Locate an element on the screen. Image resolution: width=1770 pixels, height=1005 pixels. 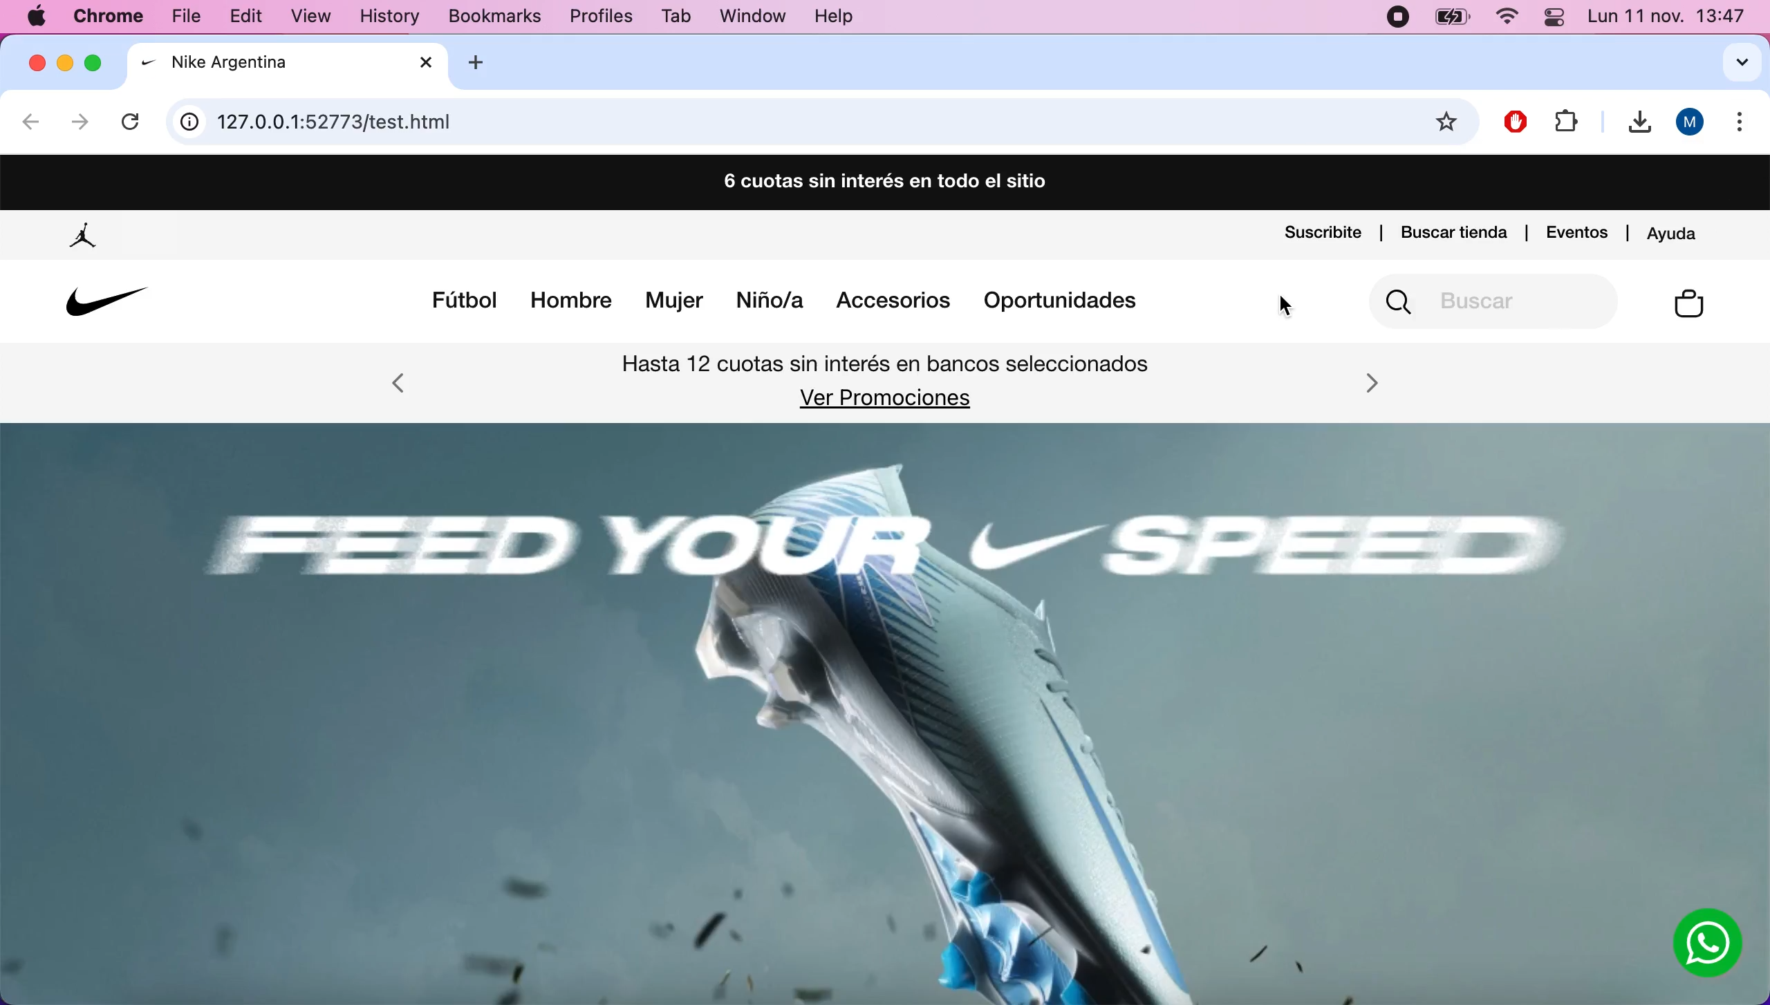
go one page forward is located at coordinates (80, 123).